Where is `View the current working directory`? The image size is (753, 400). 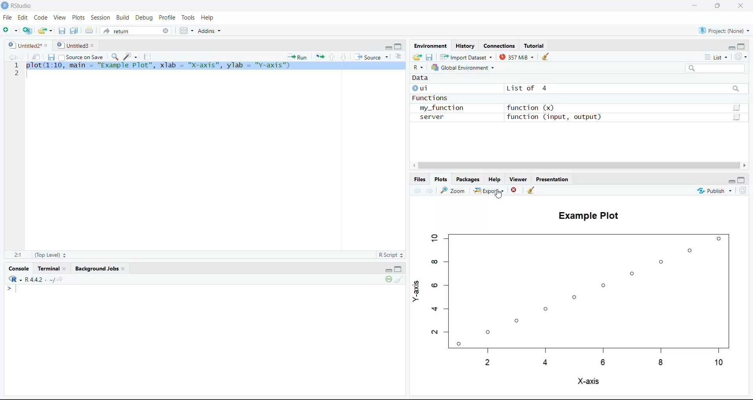 View the current working directory is located at coordinates (61, 279).